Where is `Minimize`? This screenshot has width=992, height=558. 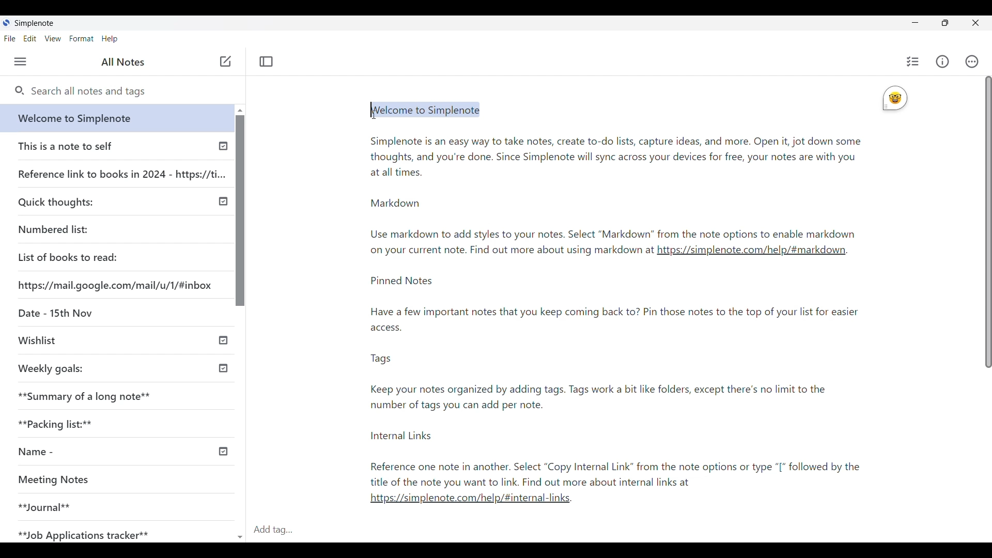
Minimize is located at coordinates (915, 23).